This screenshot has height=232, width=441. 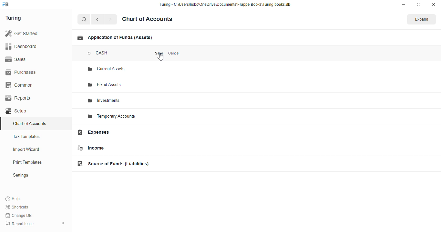 What do you see at coordinates (110, 19) in the screenshot?
I see `forward` at bounding box center [110, 19].